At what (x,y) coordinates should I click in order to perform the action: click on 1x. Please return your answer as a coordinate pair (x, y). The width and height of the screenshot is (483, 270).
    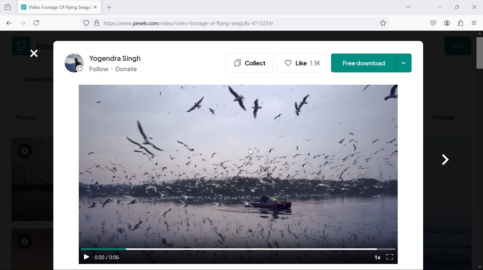
    Looking at the image, I should click on (377, 257).